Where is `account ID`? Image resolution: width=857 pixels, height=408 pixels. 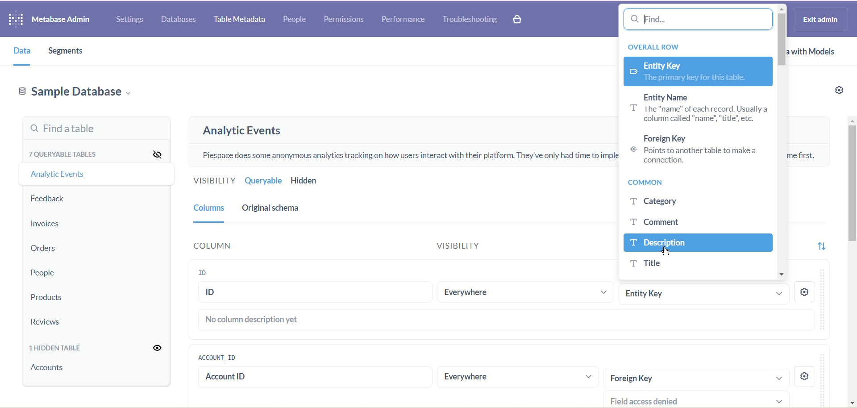
account ID is located at coordinates (216, 357).